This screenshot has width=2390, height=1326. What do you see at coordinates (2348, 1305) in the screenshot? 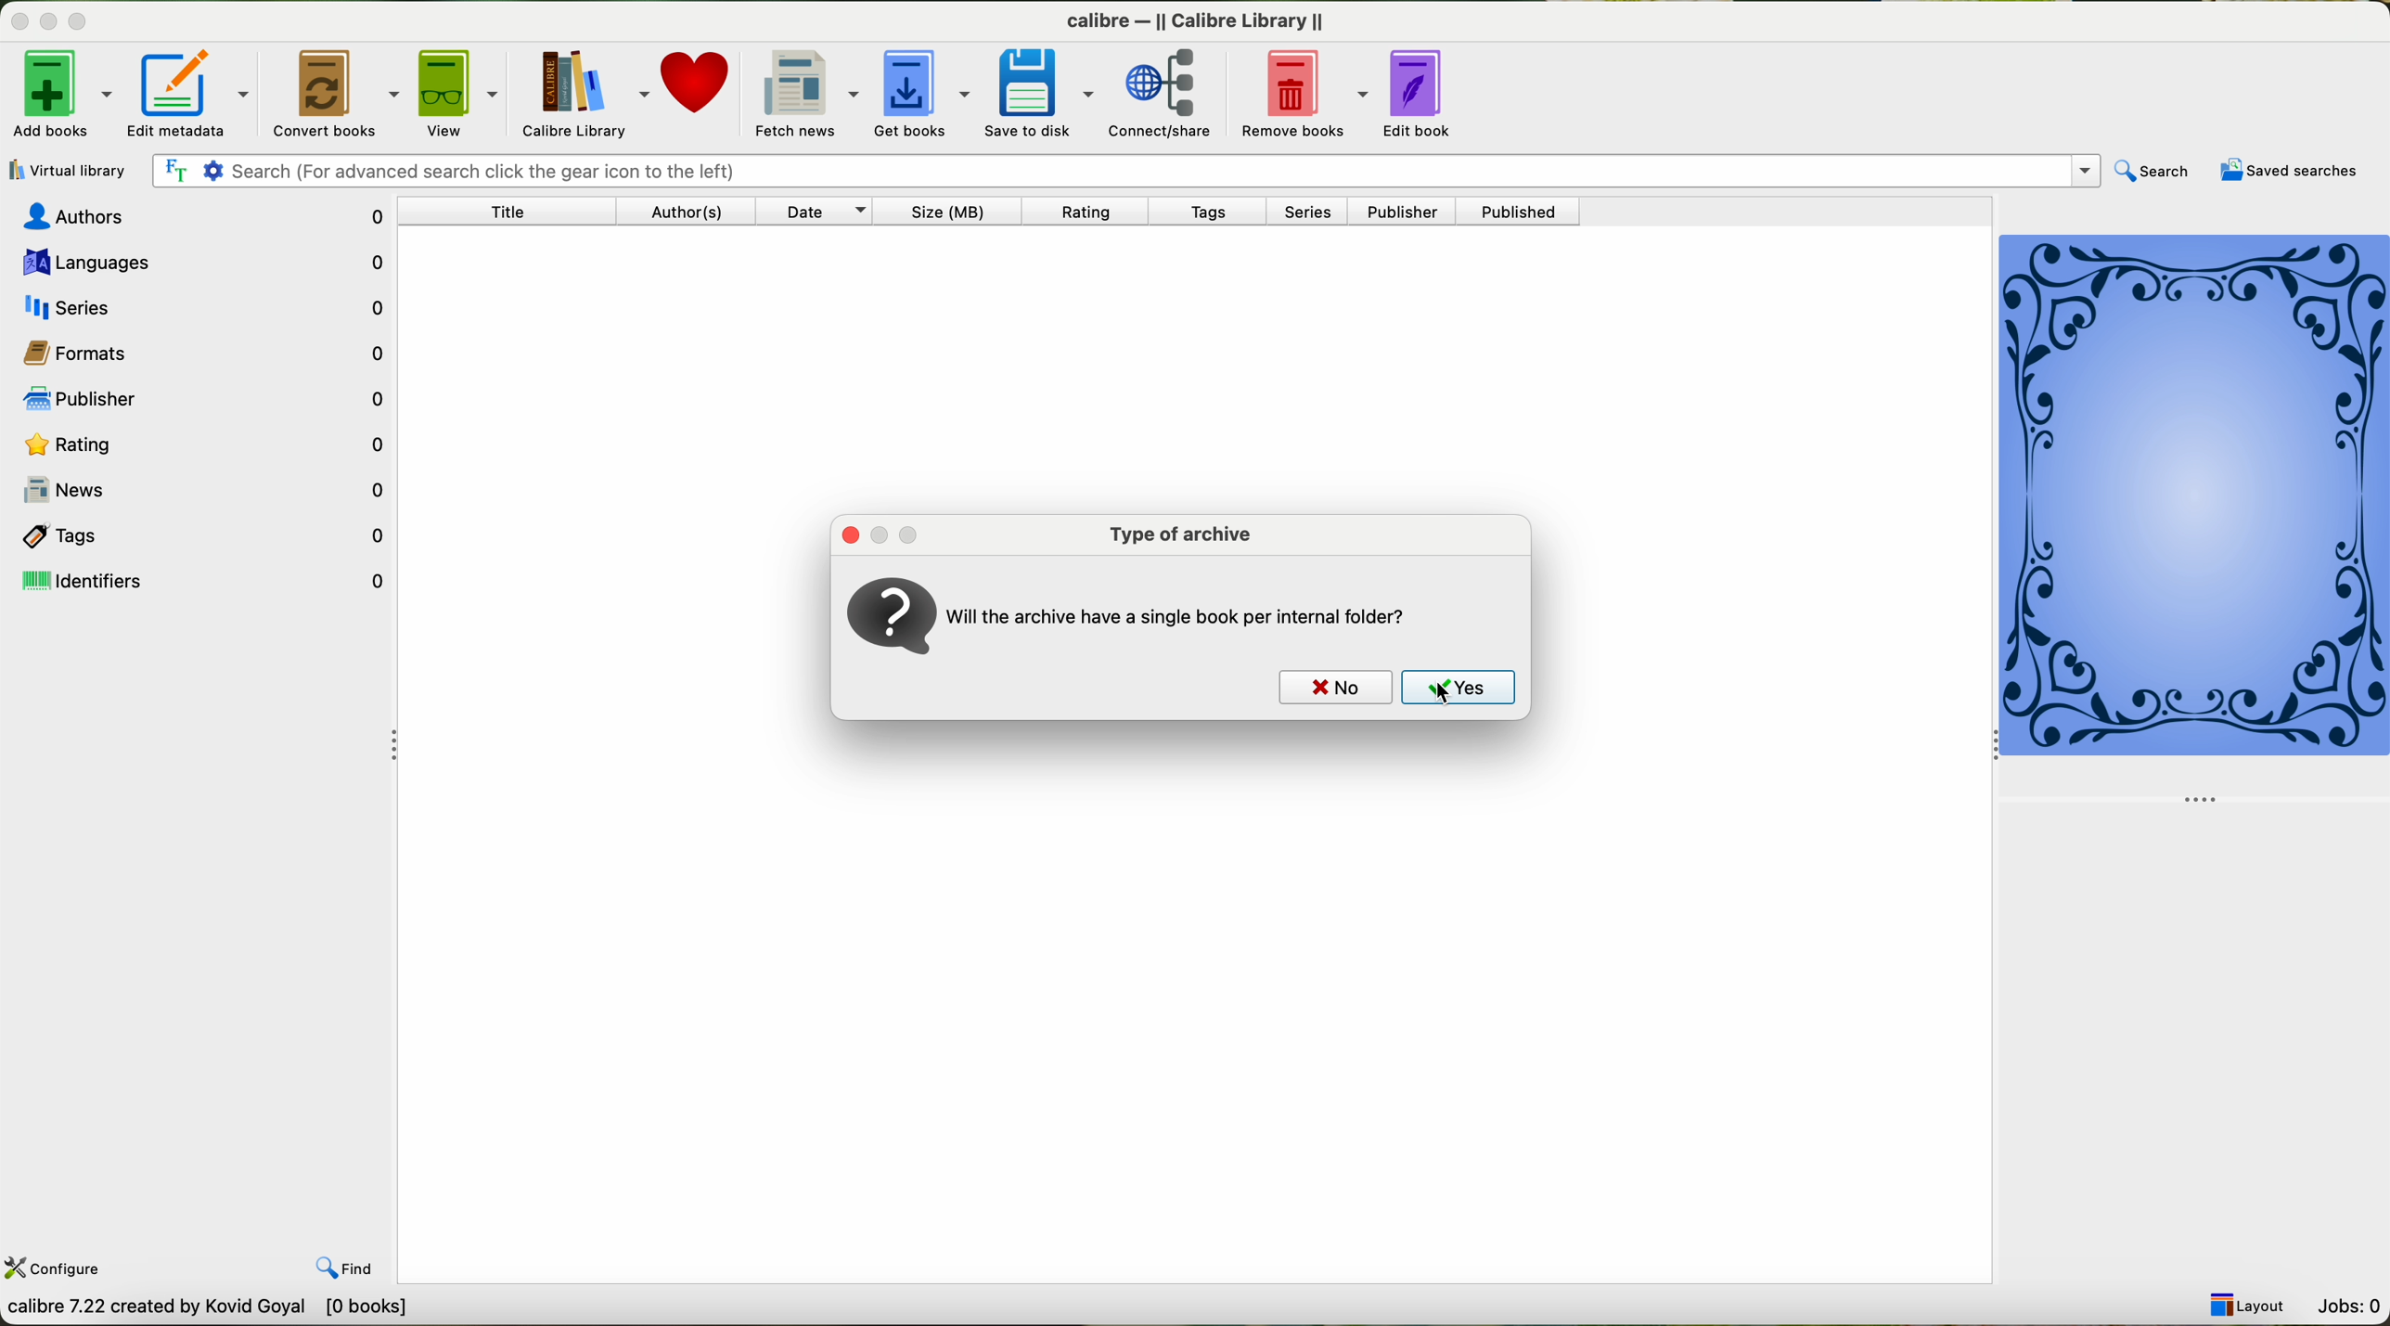
I see `jobs: 0` at bounding box center [2348, 1305].